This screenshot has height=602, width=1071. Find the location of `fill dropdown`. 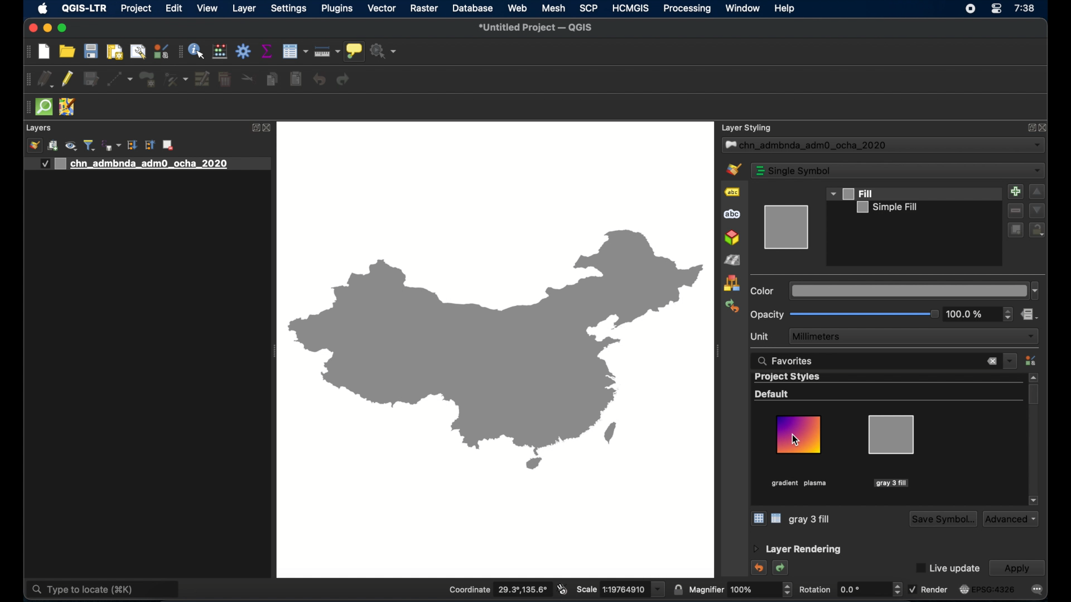

fill dropdown is located at coordinates (851, 193).